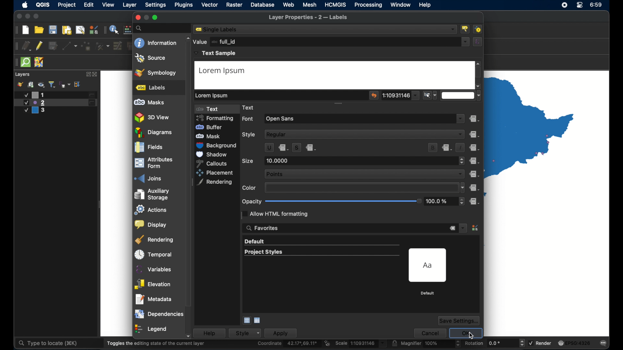 Image resolution: width=623 pixels, height=350 pixels. I want to click on data defined override, so click(475, 119).